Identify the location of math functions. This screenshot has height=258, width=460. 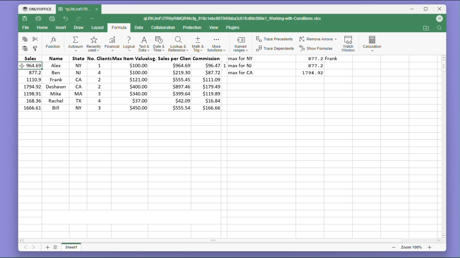
(216, 45).